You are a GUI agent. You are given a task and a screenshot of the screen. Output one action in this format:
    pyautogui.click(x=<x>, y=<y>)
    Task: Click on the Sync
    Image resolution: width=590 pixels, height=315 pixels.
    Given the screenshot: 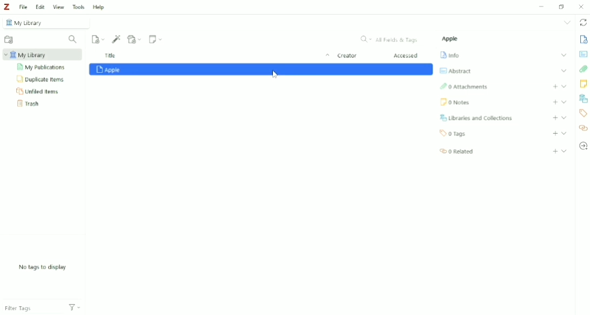 What is the action you would take?
    pyautogui.click(x=582, y=23)
    